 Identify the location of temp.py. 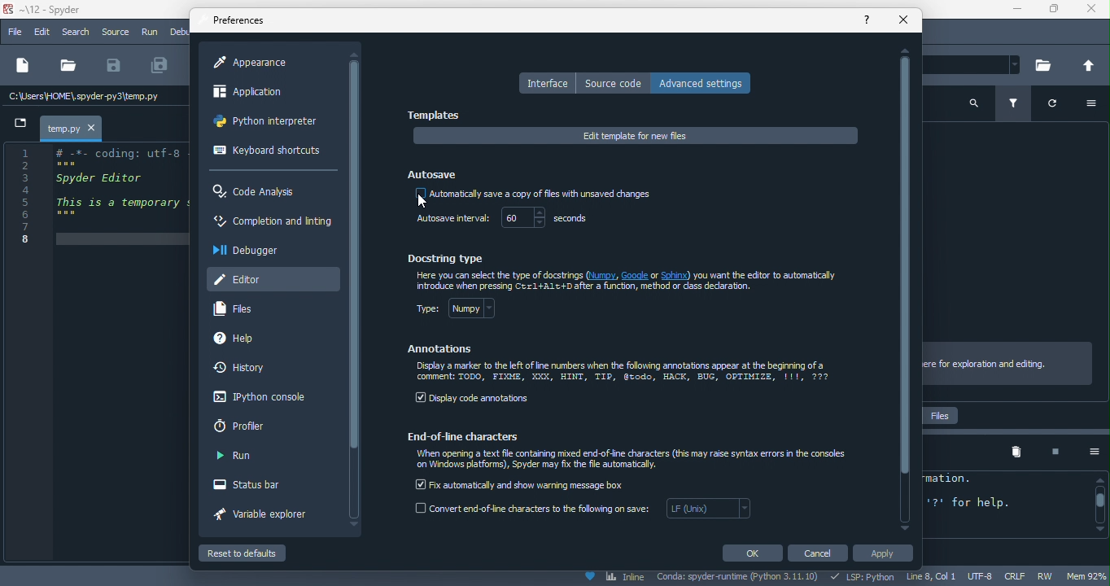
(63, 128).